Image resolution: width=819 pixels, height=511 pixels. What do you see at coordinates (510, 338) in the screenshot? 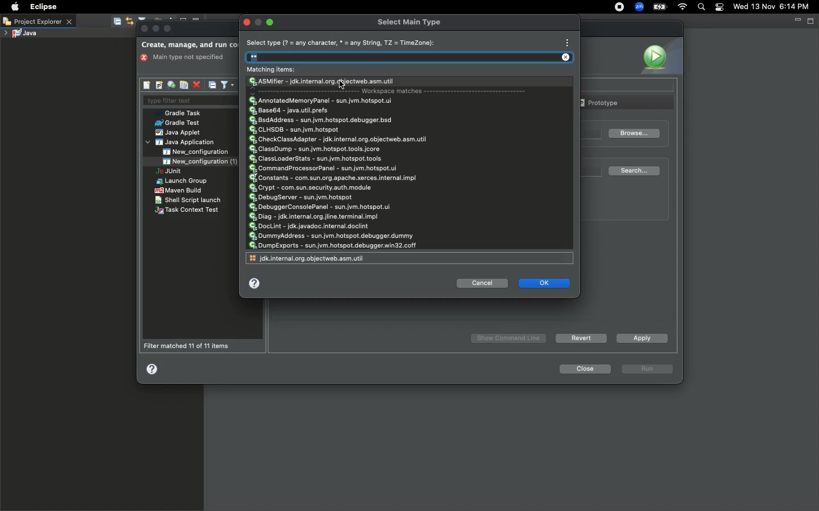
I see `Show Command Line` at bounding box center [510, 338].